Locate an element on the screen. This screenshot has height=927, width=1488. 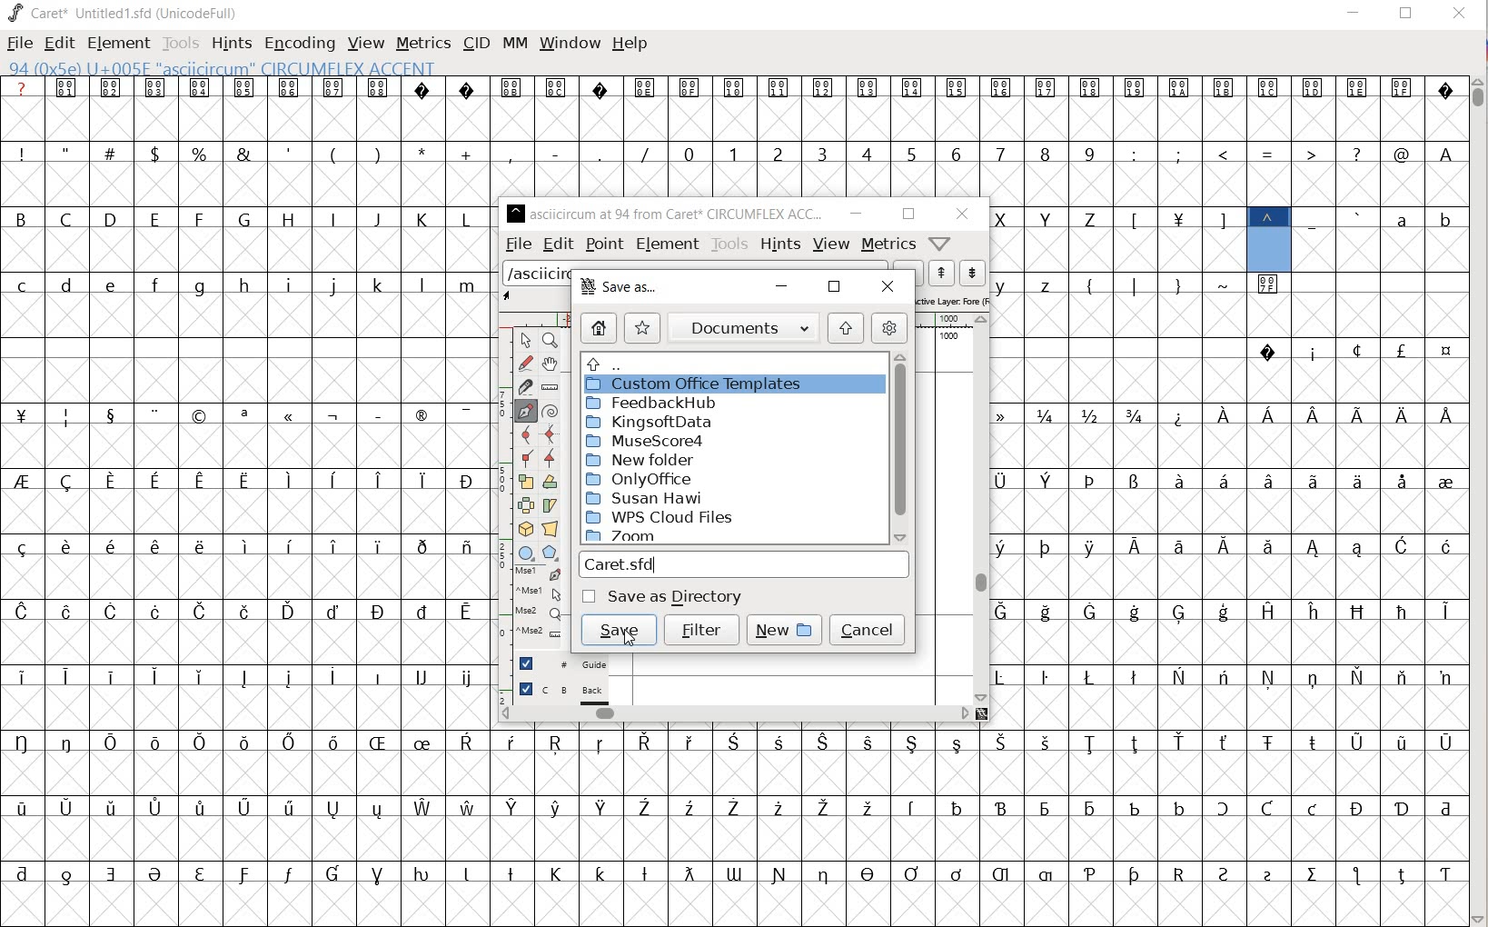
WINDOW is located at coordinates (568, 42).